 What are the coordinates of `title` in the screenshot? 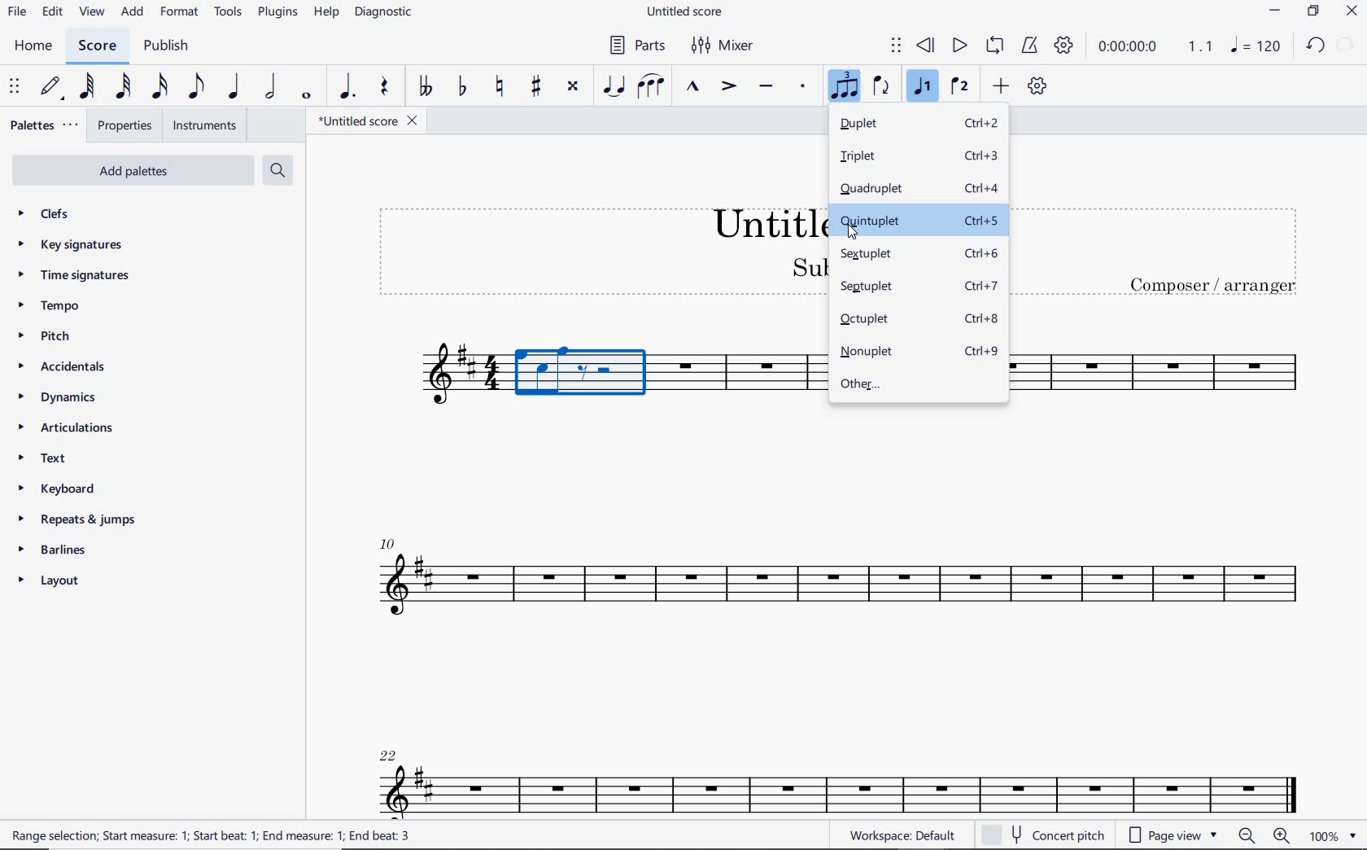 It's located at (598, 252).